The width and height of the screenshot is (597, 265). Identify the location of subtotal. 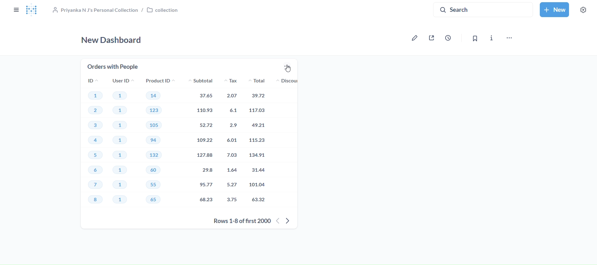
(203, 144).